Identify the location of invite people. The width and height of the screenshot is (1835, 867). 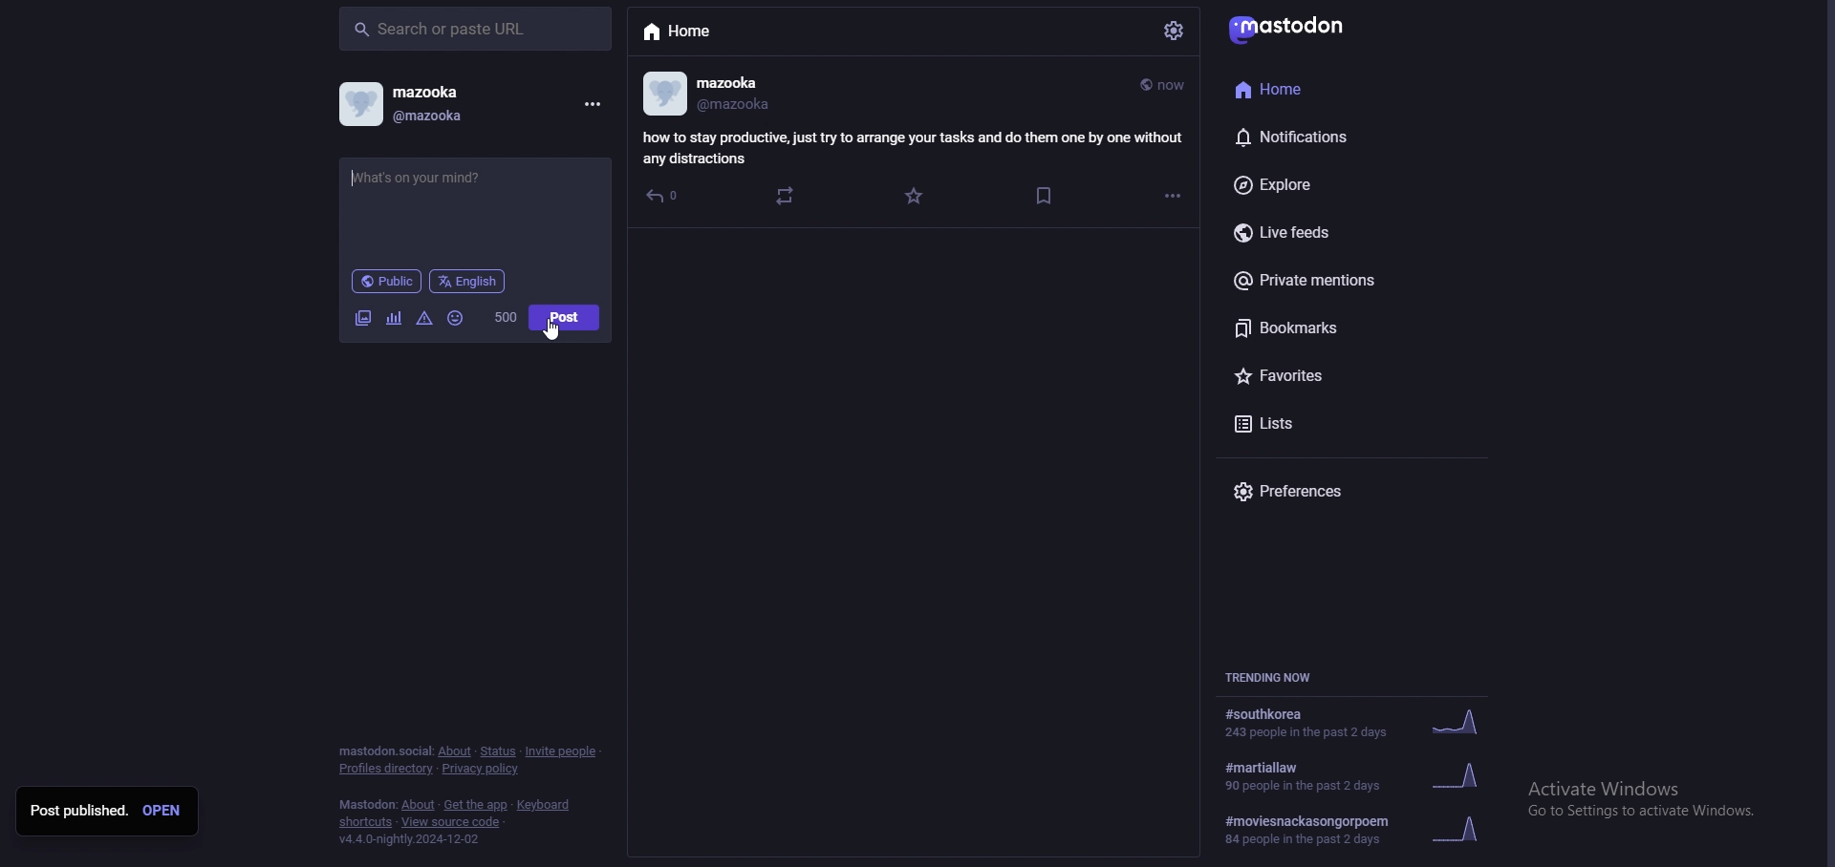
(564, 752).